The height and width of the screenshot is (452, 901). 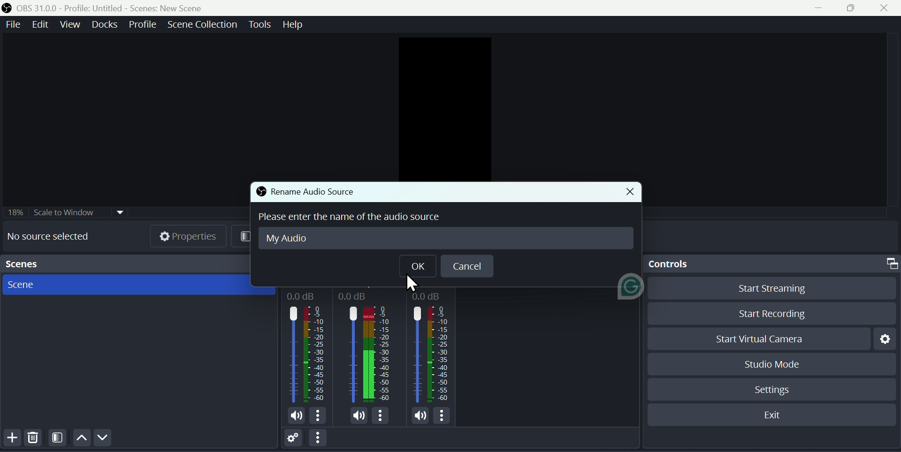 I want to click on add, so click(x=11, y=439).